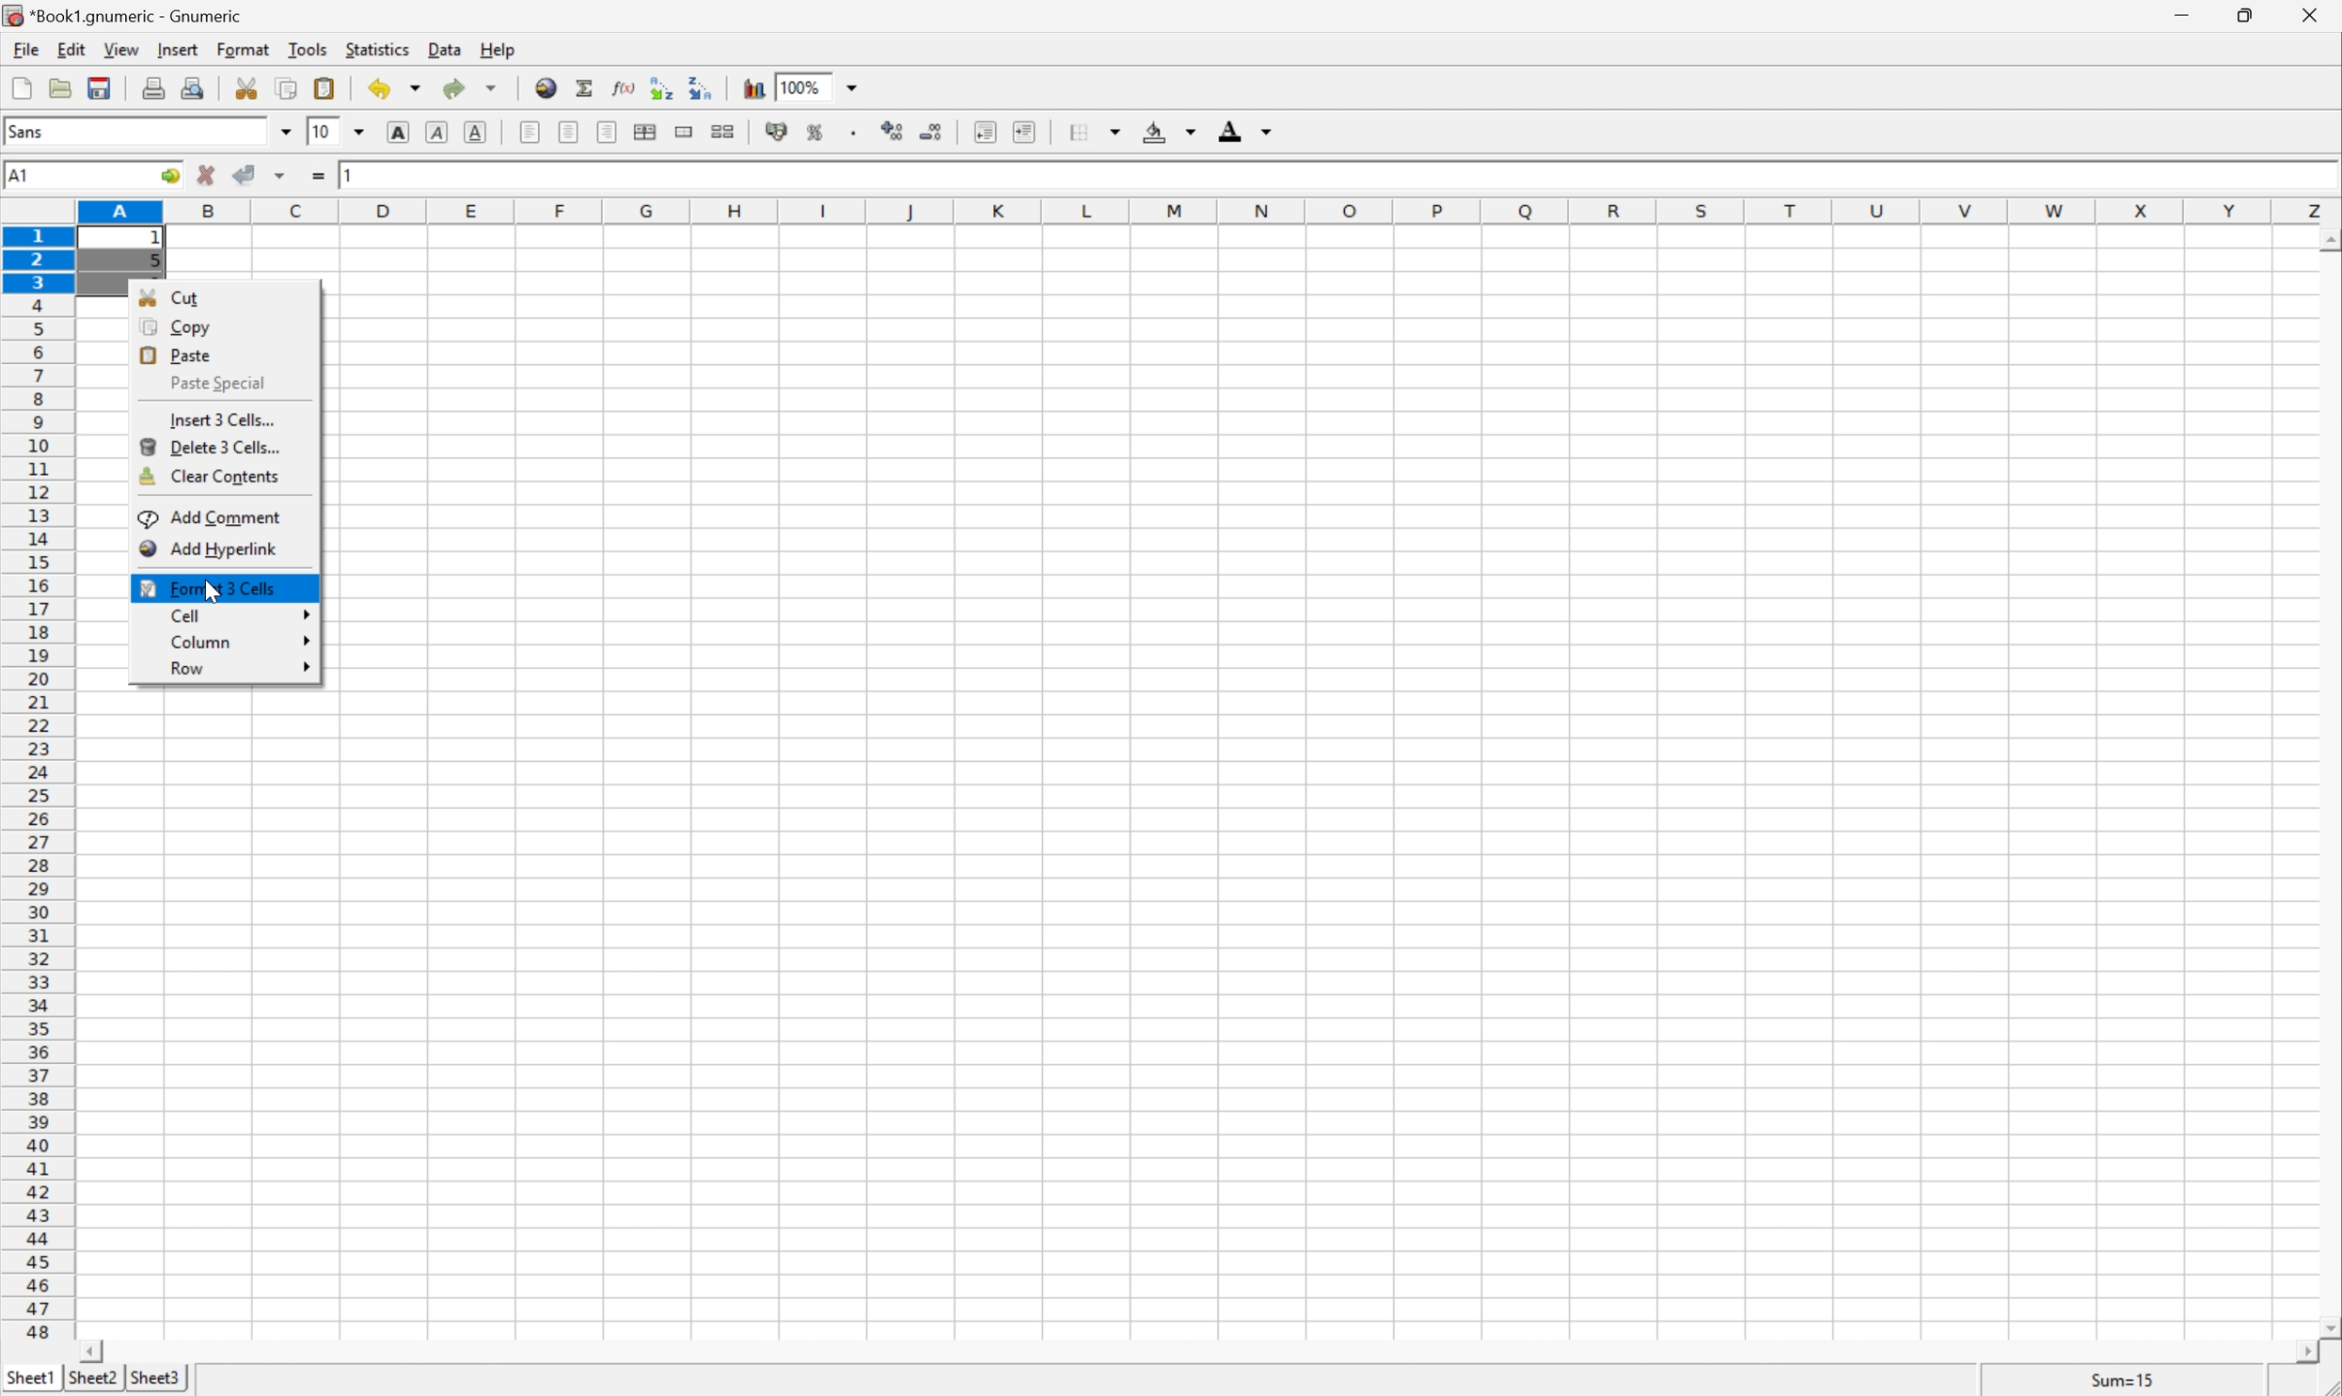 The width and height of the screenshot is (2342, 1396). Describe the element at coordinates (214, 517) in the screenshot. I see `add comment` at that location.